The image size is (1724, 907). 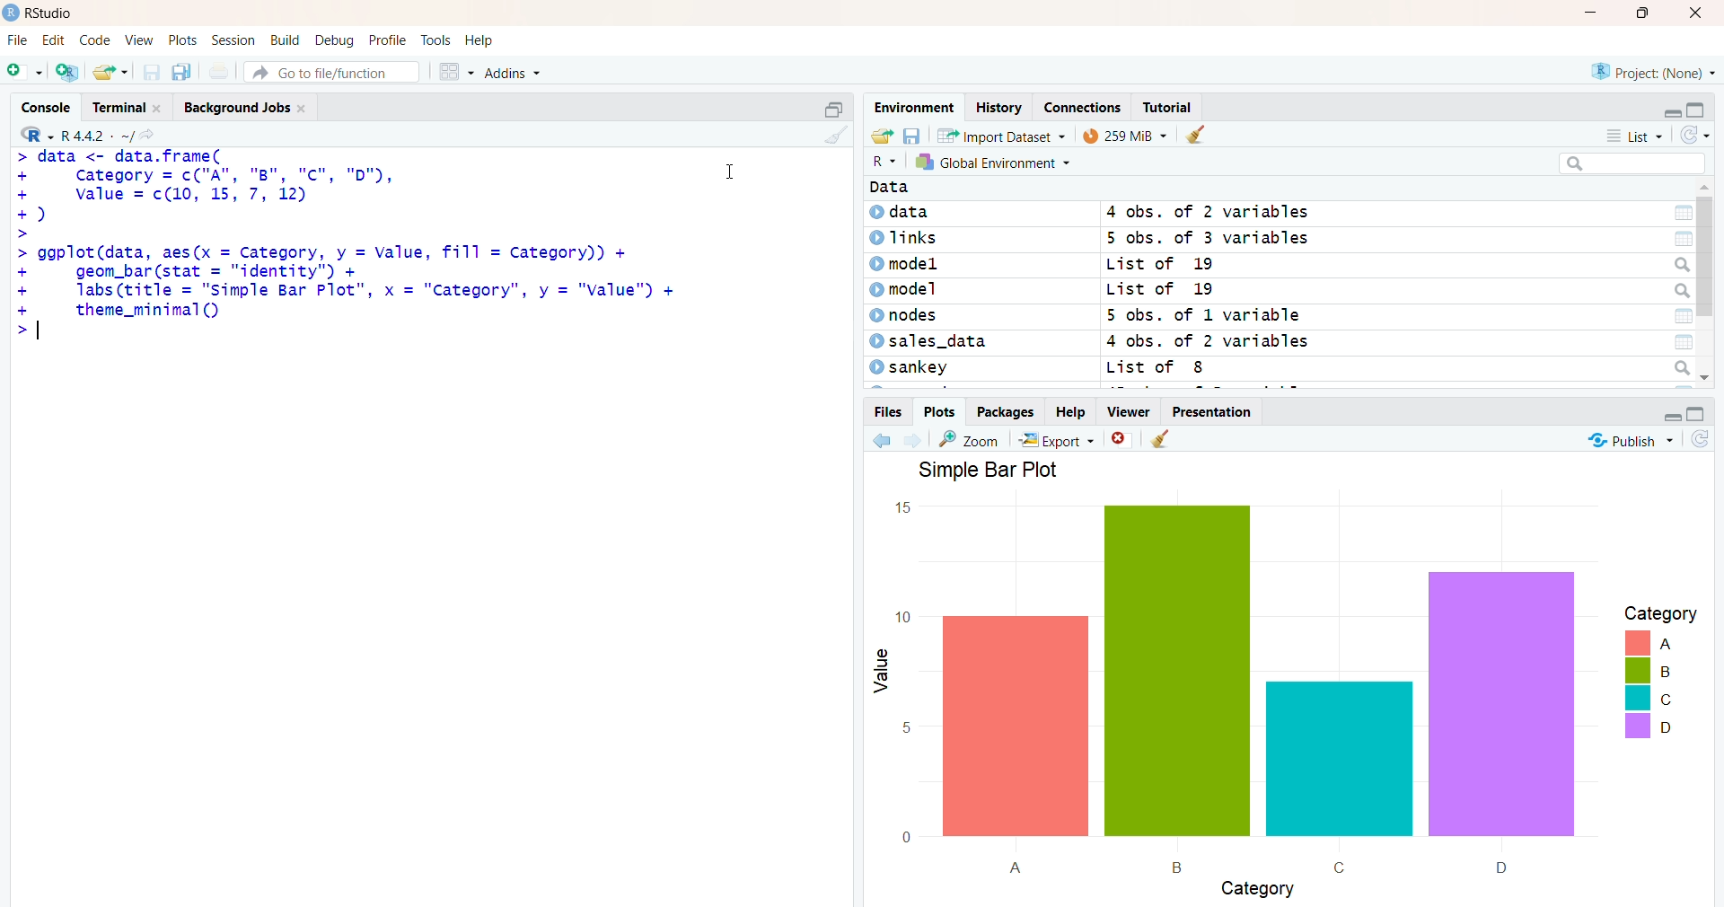 What do you see at coordinates (914, 107) in the screenshot?
I see `Environment` at bounding box center [914, 107].